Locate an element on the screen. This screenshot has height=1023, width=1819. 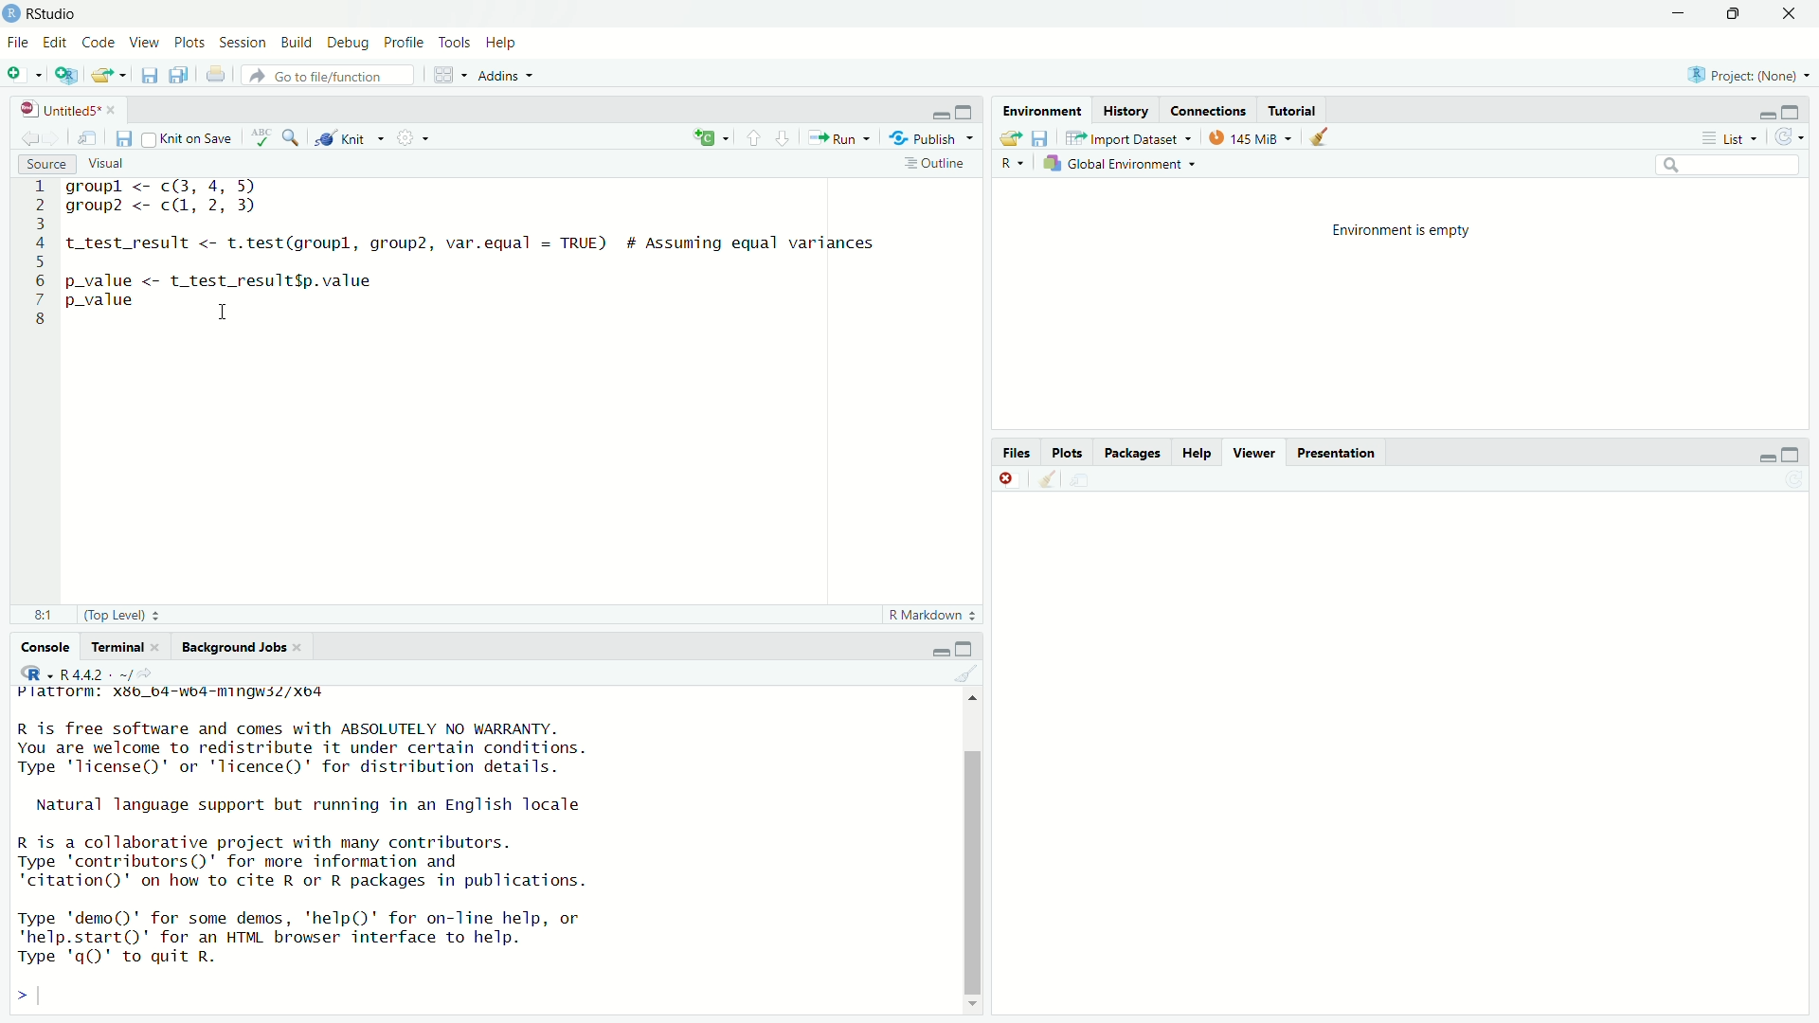
code line is located at coordinates (39, 252).